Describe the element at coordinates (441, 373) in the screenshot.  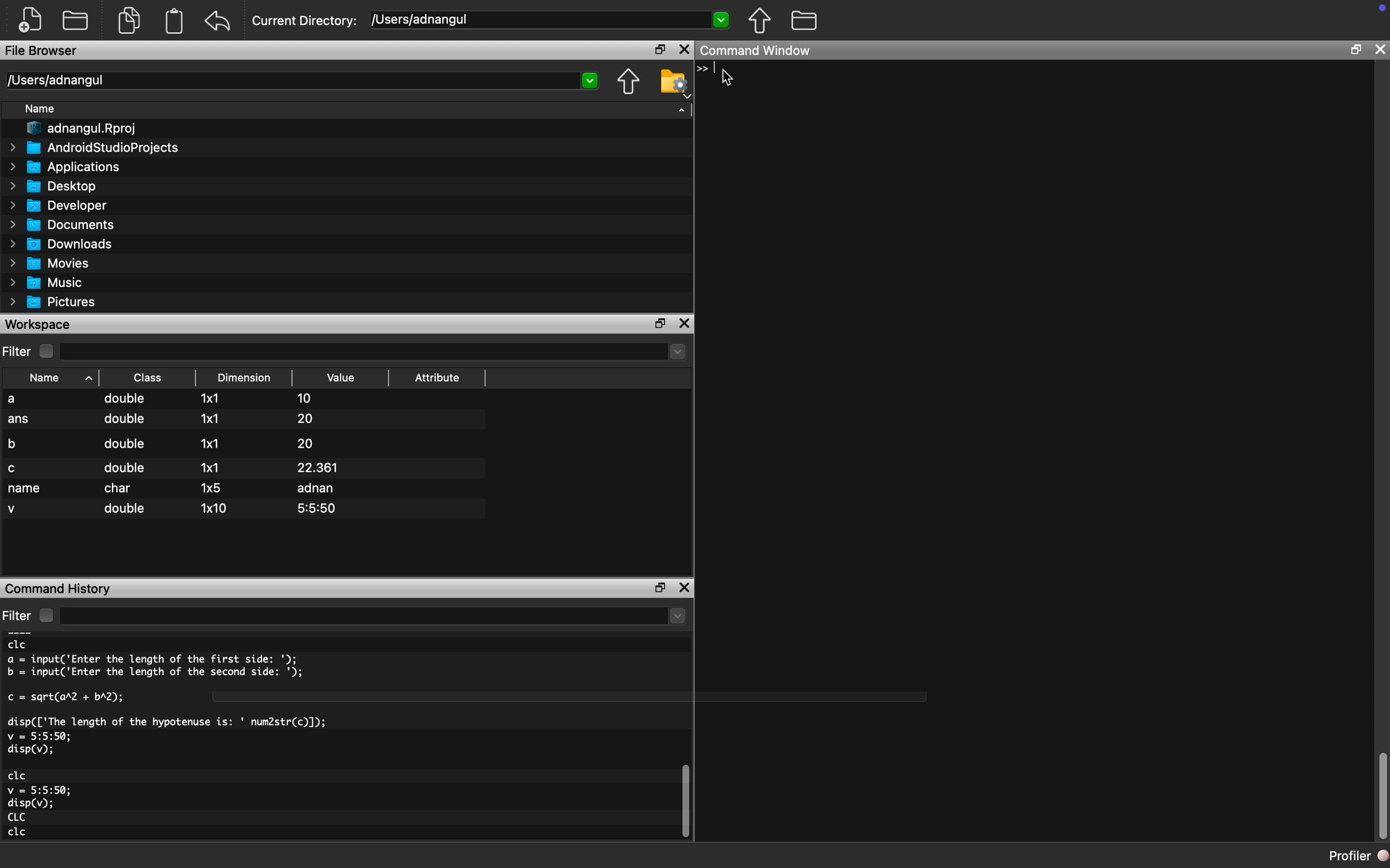
I see `Attribute` at that location.